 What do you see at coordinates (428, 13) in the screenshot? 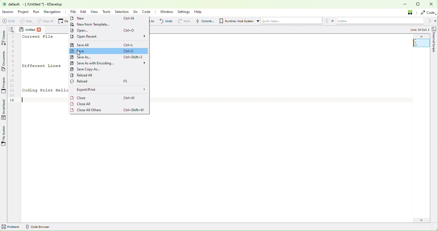
I see `Code` at bounding box center [428, 13].